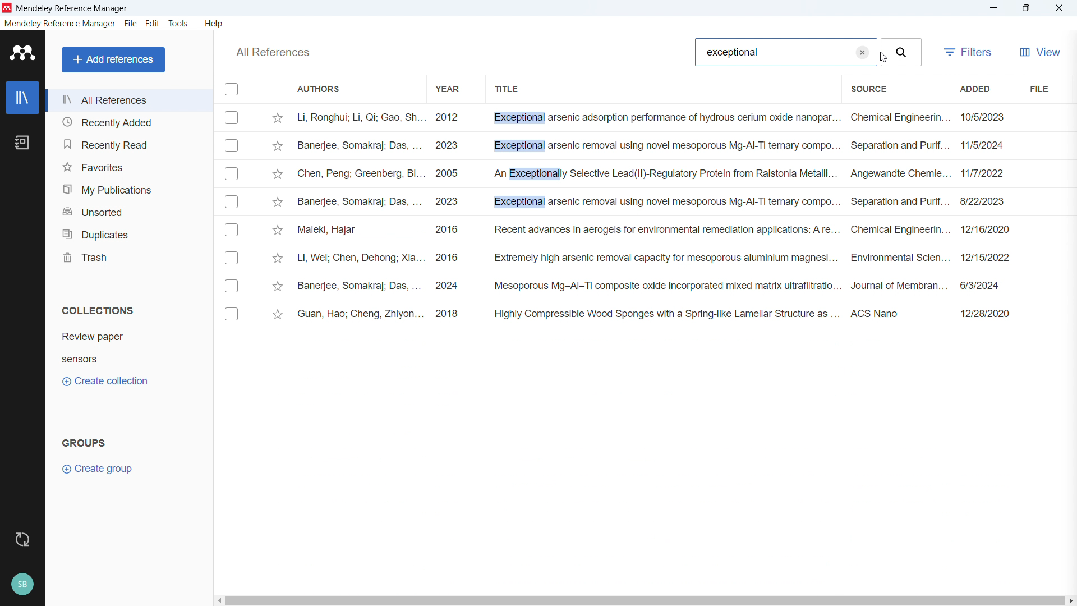 The height and width of the screenshot is (606, 1077). I want to click on Scroll left , so click(218, 601).